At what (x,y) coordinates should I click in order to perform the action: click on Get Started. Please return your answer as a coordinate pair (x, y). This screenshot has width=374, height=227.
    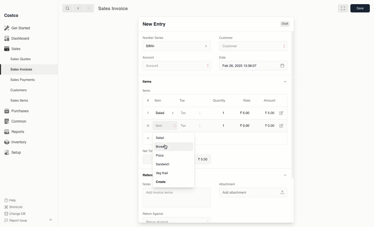
    Looking at the image, I should click on (17, 28).